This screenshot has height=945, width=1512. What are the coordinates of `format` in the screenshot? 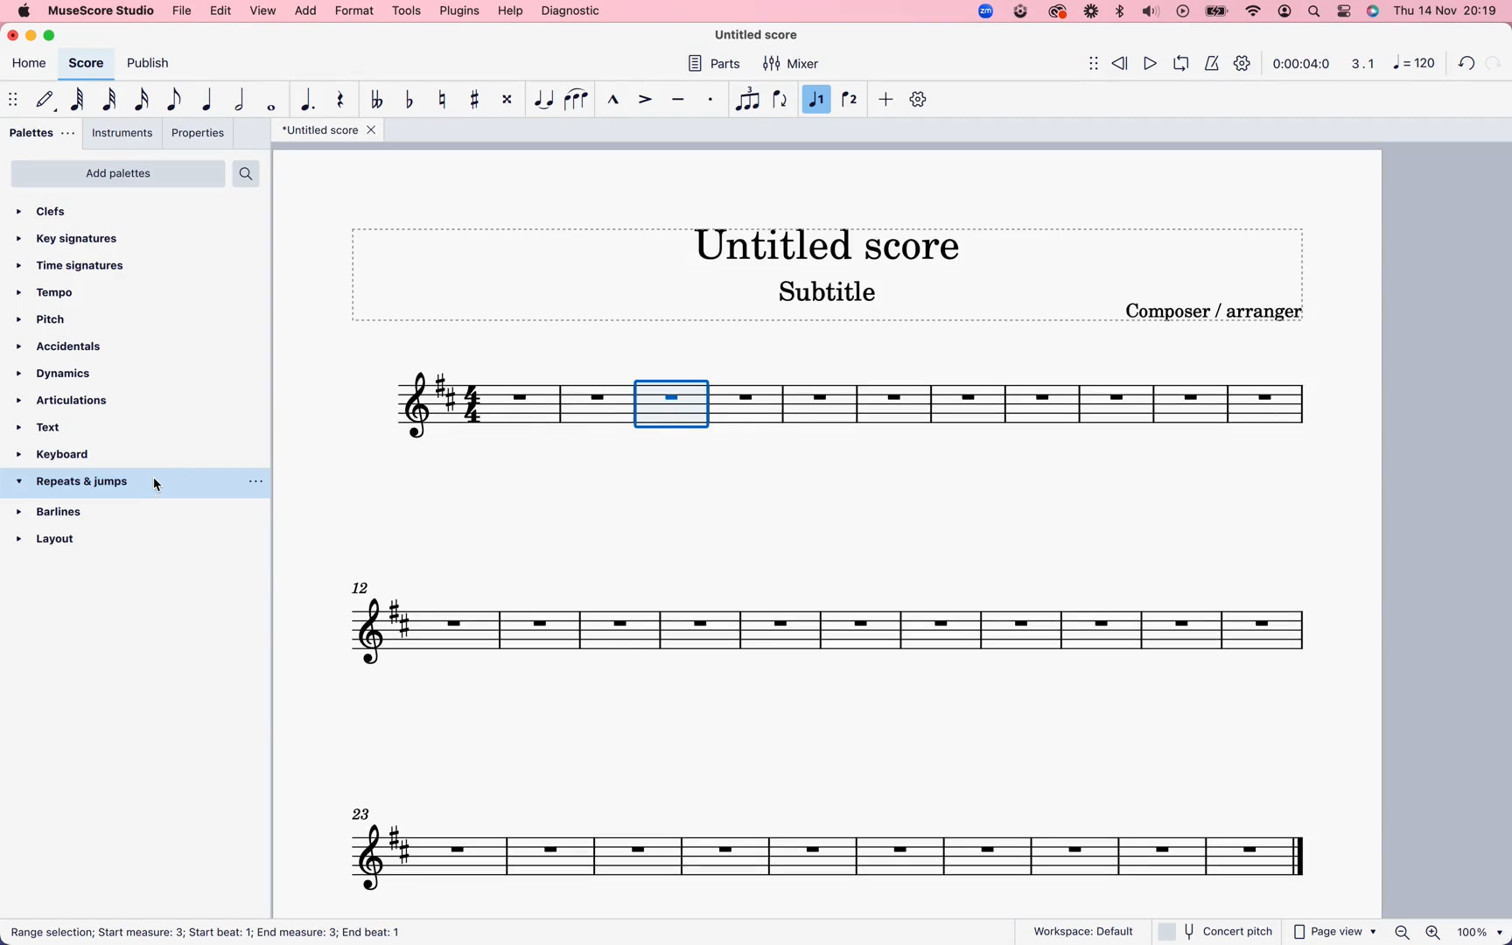 It's located at (353, 10).